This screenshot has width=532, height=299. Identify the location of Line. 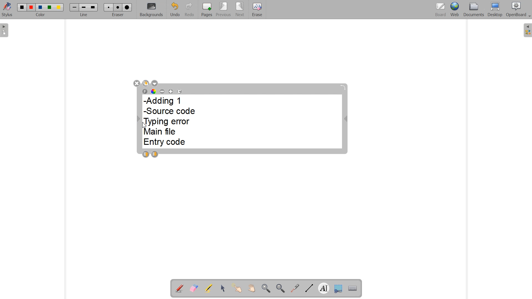
(84, 15).